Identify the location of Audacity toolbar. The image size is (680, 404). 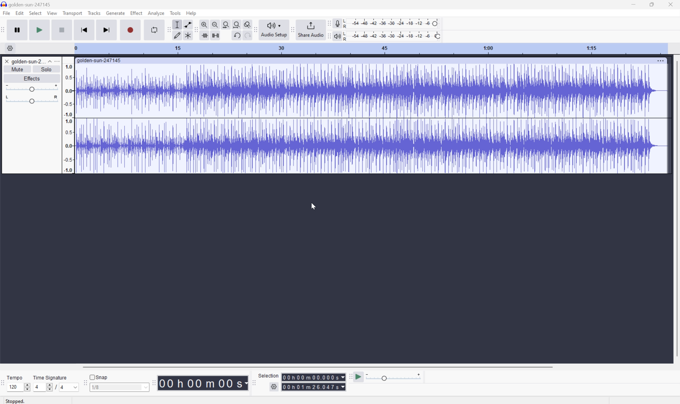
(154, 382).